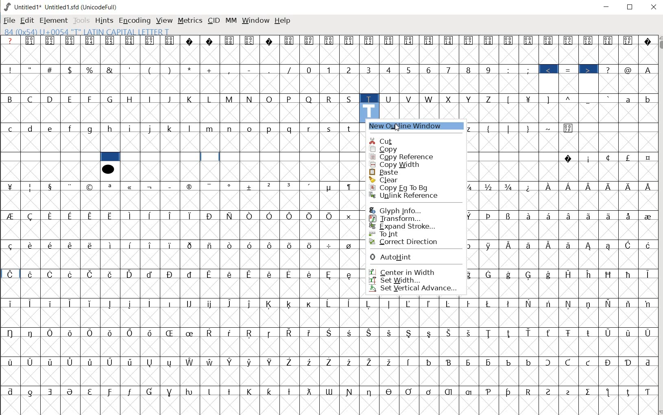  What do you see at coordinates (191, 215) in the screenshot?
I see `Symbol` at bounding box center [191, 215].